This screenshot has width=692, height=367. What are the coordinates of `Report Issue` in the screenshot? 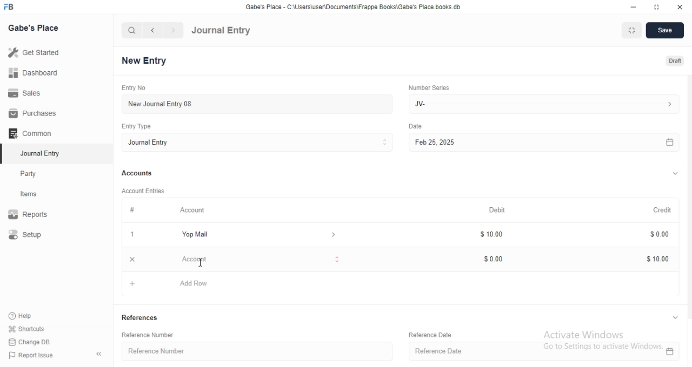 It's located at (36, 355).